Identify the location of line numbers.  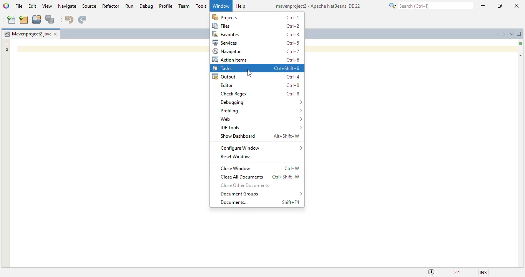
(7, 46).